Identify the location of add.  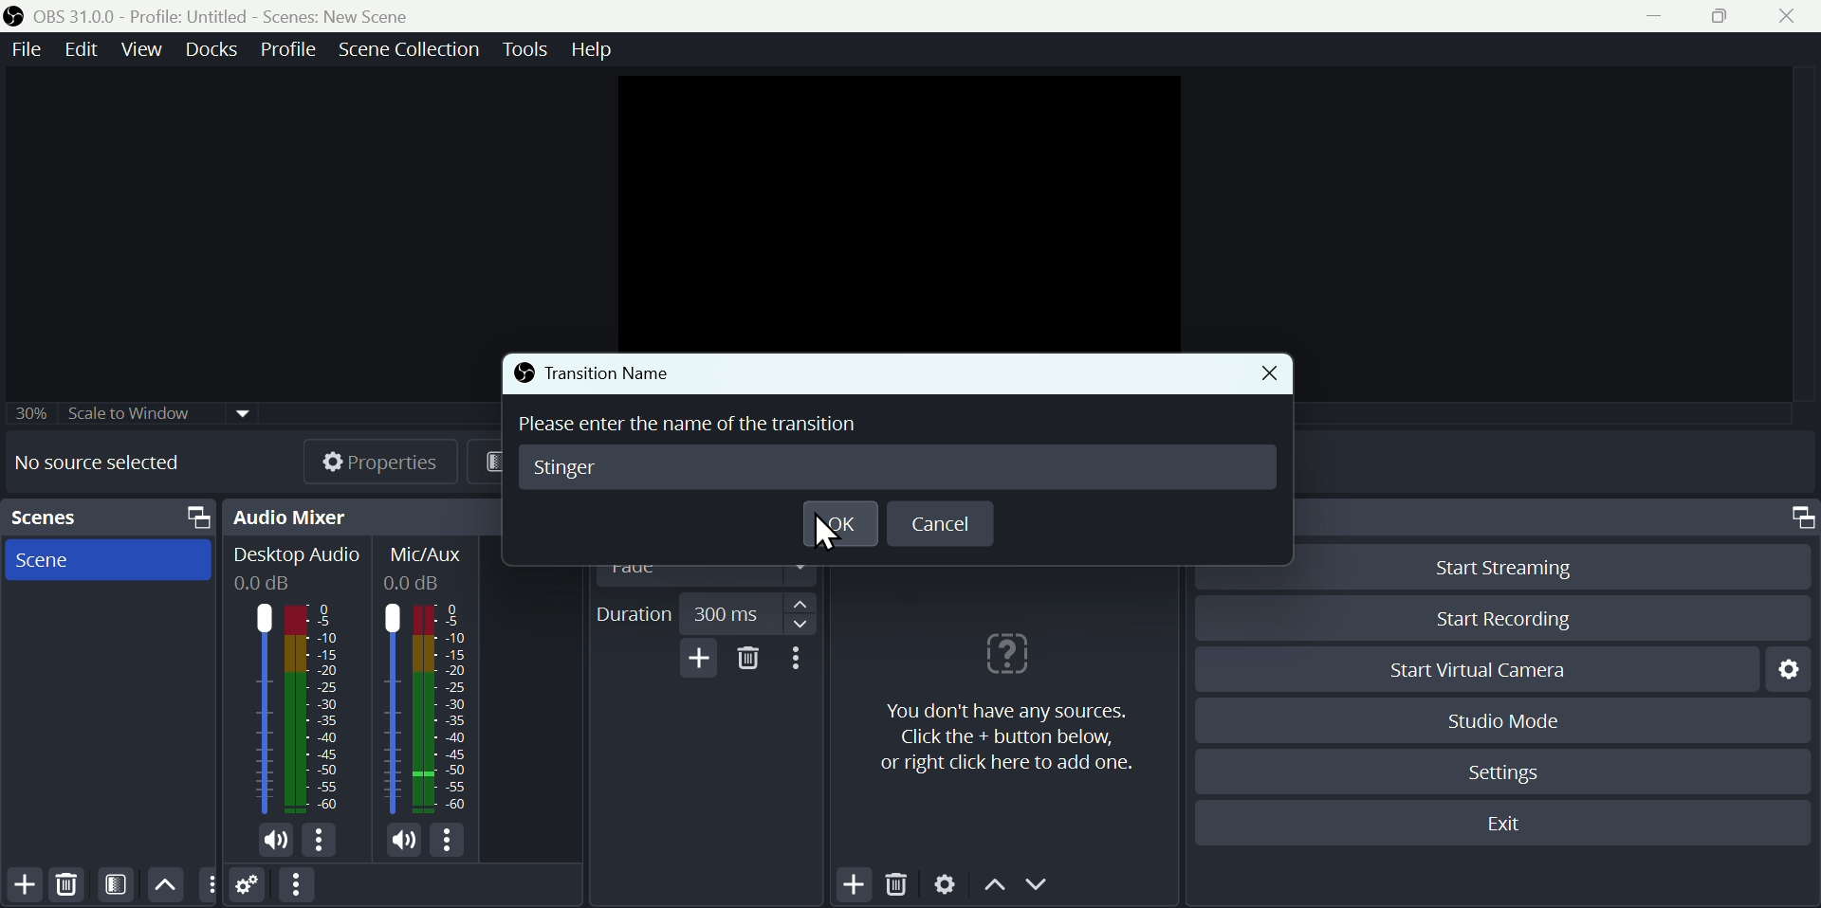
(700, 659).